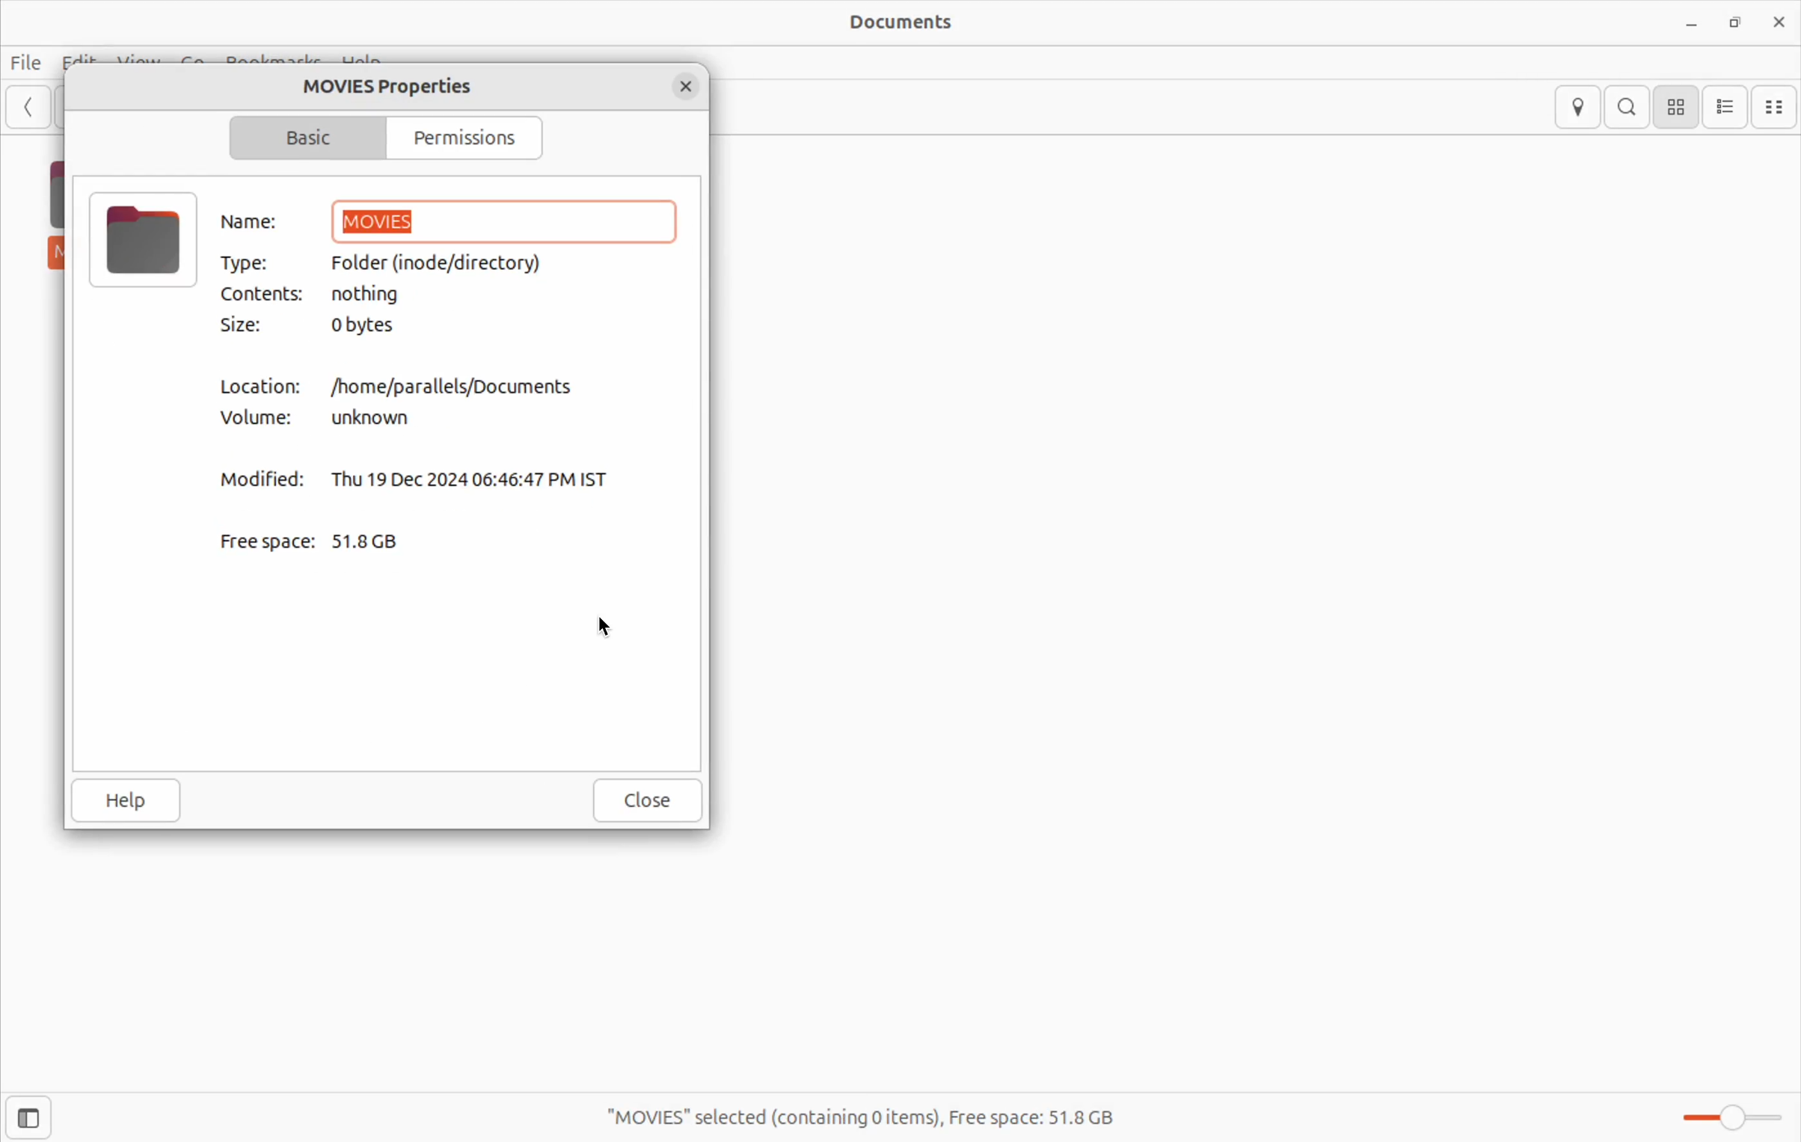  Describe the element at coordinates (264, 295) in the screenshot. I see `contents` at that location.